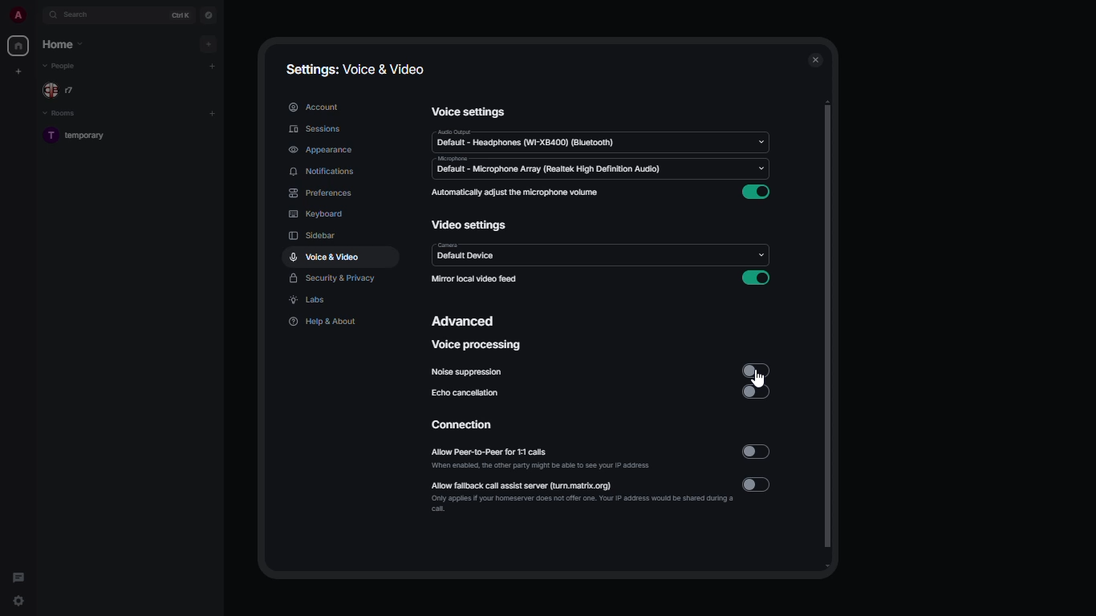 This screenshot has height=616, width=1096. What do you see at coordinates (548, 166) in the screenshot?
I see `microphone default` at bounding box center [548, 166].